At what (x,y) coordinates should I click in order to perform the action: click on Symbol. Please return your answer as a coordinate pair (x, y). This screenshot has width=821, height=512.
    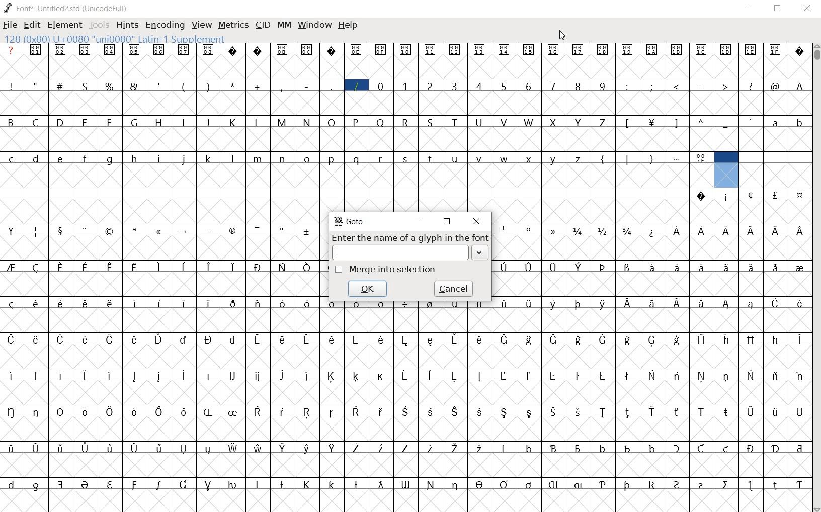
    Looking at the image, I should click on (798, 375).